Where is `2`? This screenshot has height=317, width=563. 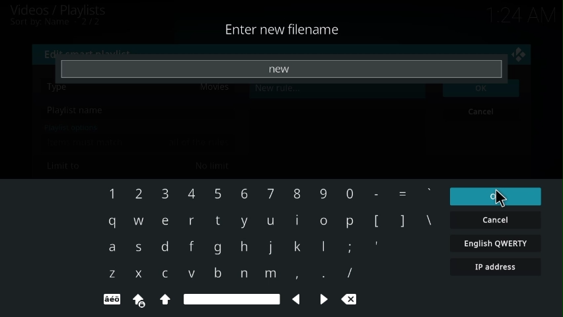 2 is located at coordinates (139, 192).